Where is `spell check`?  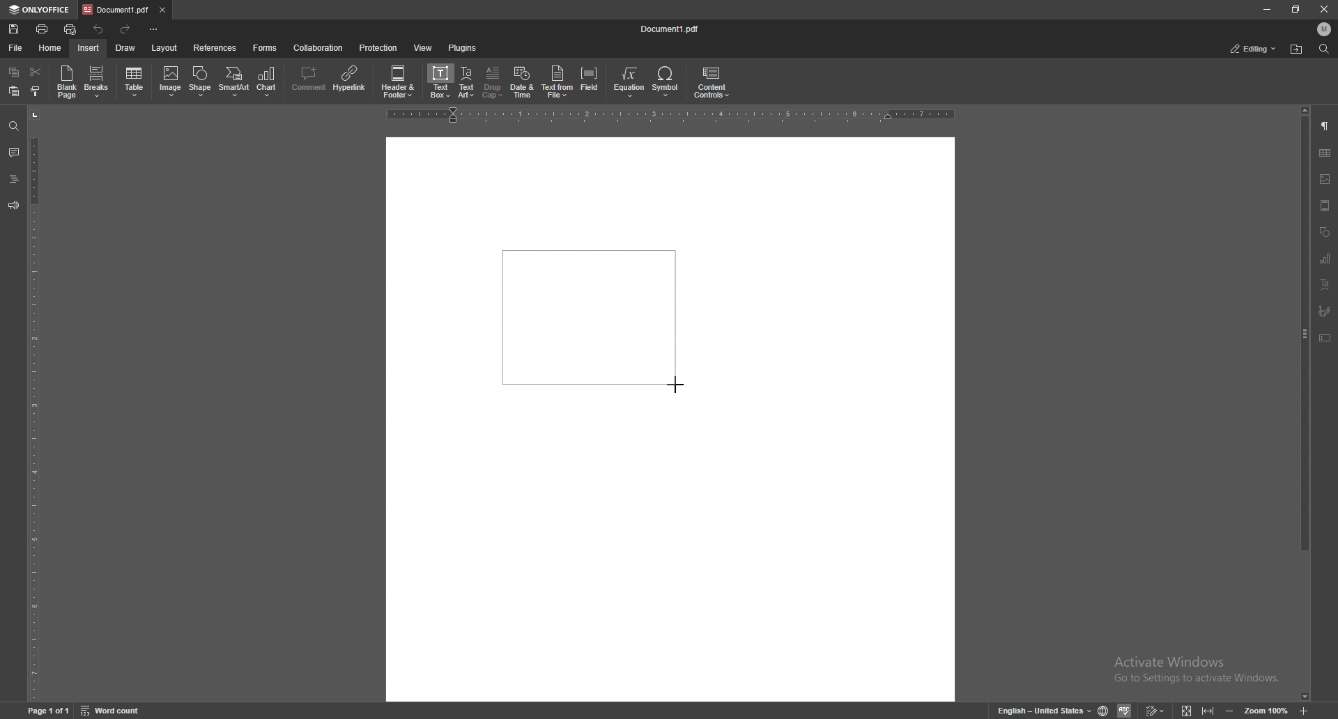 spell check is located at coordinates (1124, 710).